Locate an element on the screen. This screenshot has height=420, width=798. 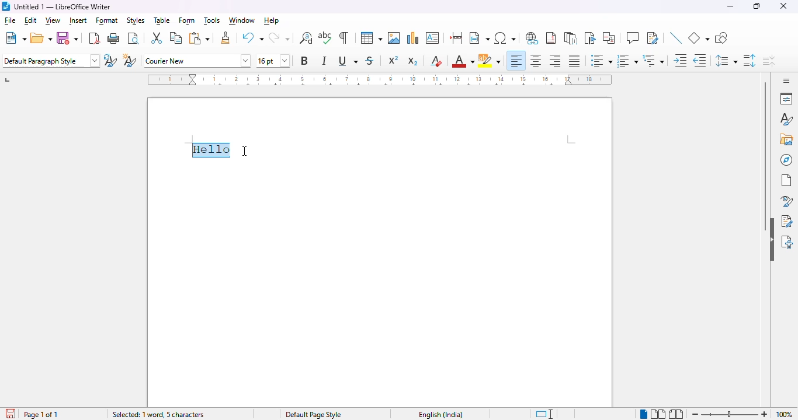
default page style is located at coordinates (314, 415).